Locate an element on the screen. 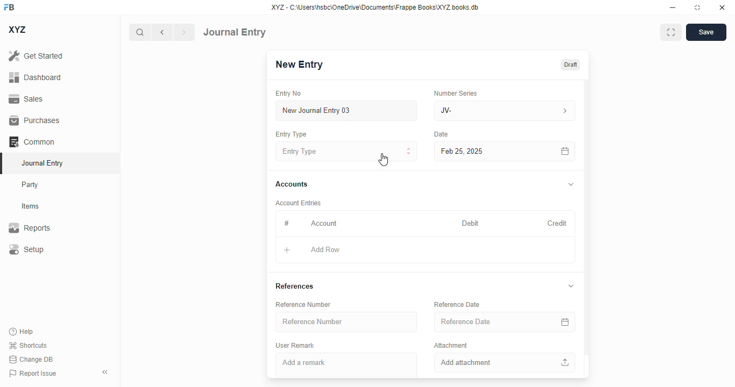 The width and height of the screenshot is (735, 387). # is located at coordinates (286, 224).